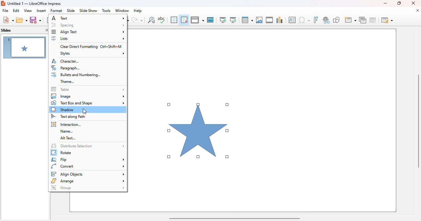 This screenshot has height=221, width=421. I want to click on window, so click(122, 10).